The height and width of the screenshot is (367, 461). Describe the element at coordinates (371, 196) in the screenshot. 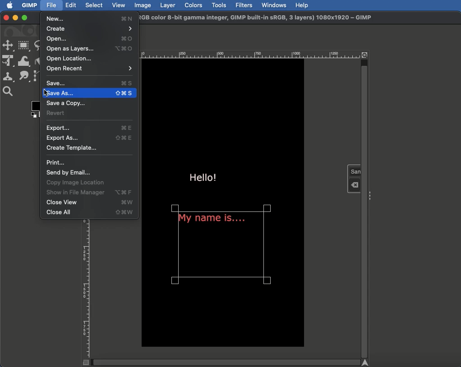

I see `Options` at that location.